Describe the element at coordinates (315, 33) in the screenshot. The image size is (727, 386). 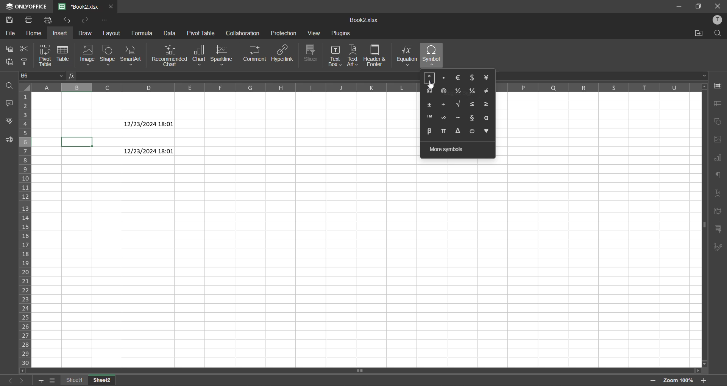
I see `view` at that location.